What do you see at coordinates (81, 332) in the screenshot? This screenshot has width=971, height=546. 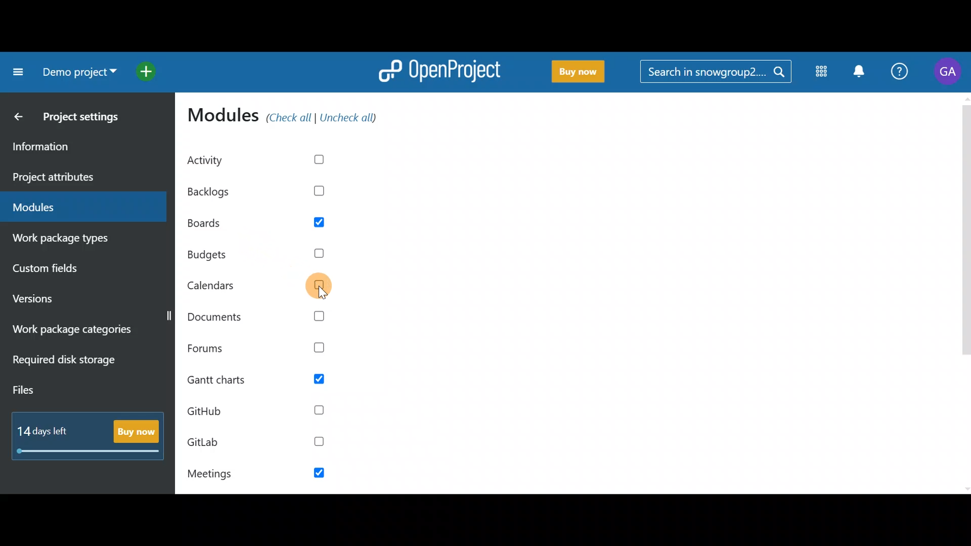 I see `Work package categories` at bounding box center [81, 332].